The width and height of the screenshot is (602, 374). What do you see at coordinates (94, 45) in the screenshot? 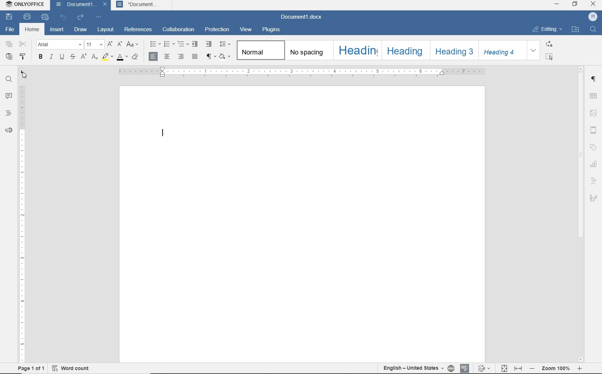
I see `FONT SIZE` at bounding box center [94, 45].